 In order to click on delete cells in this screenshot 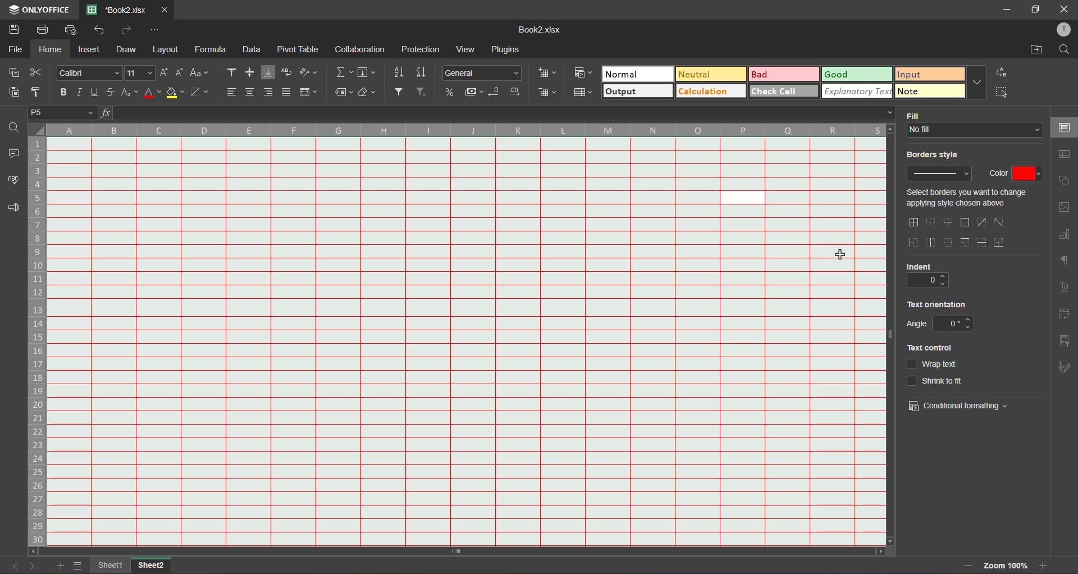, I will do `click(545, 94)`.